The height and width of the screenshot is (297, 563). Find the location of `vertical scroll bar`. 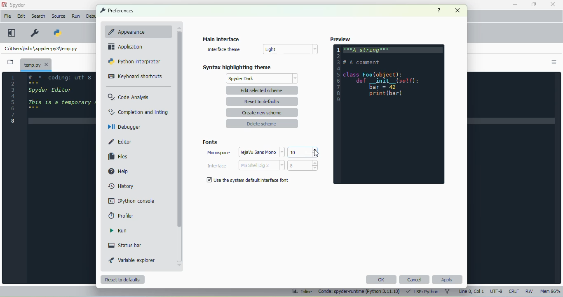

vertical scroll bar is located at coordinates (179, 130).